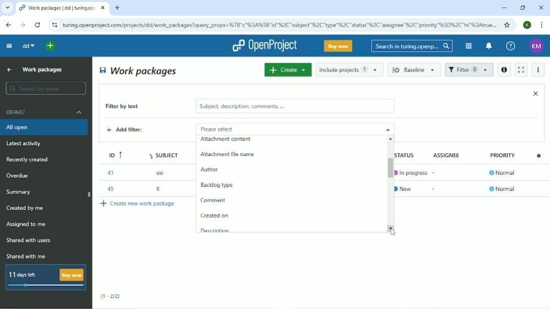 This screenshot has width=550, height=309. What do you see at coordinates (28, 46) in the screenshot?
I see `dd` at bounding box center [28, 46].